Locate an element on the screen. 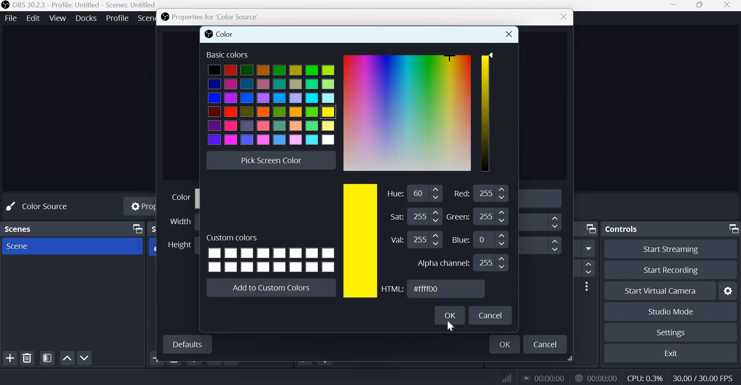 This screenshot has height=385, width=741. remove selected scene(s) is located at coordinates (29, 358).